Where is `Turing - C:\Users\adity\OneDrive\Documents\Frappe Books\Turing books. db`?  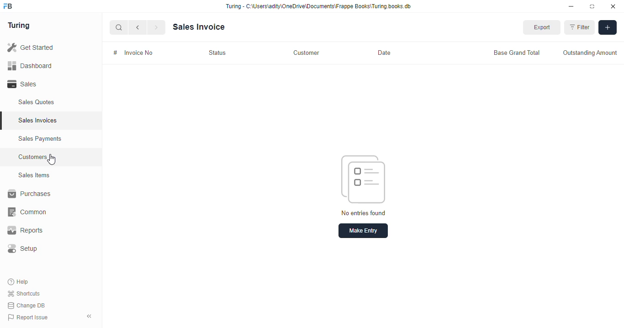 Turing - C:\Users\adity\OneDrive\Documents\Frappe Books\Turing books. db is located at coordinates (321, 7).